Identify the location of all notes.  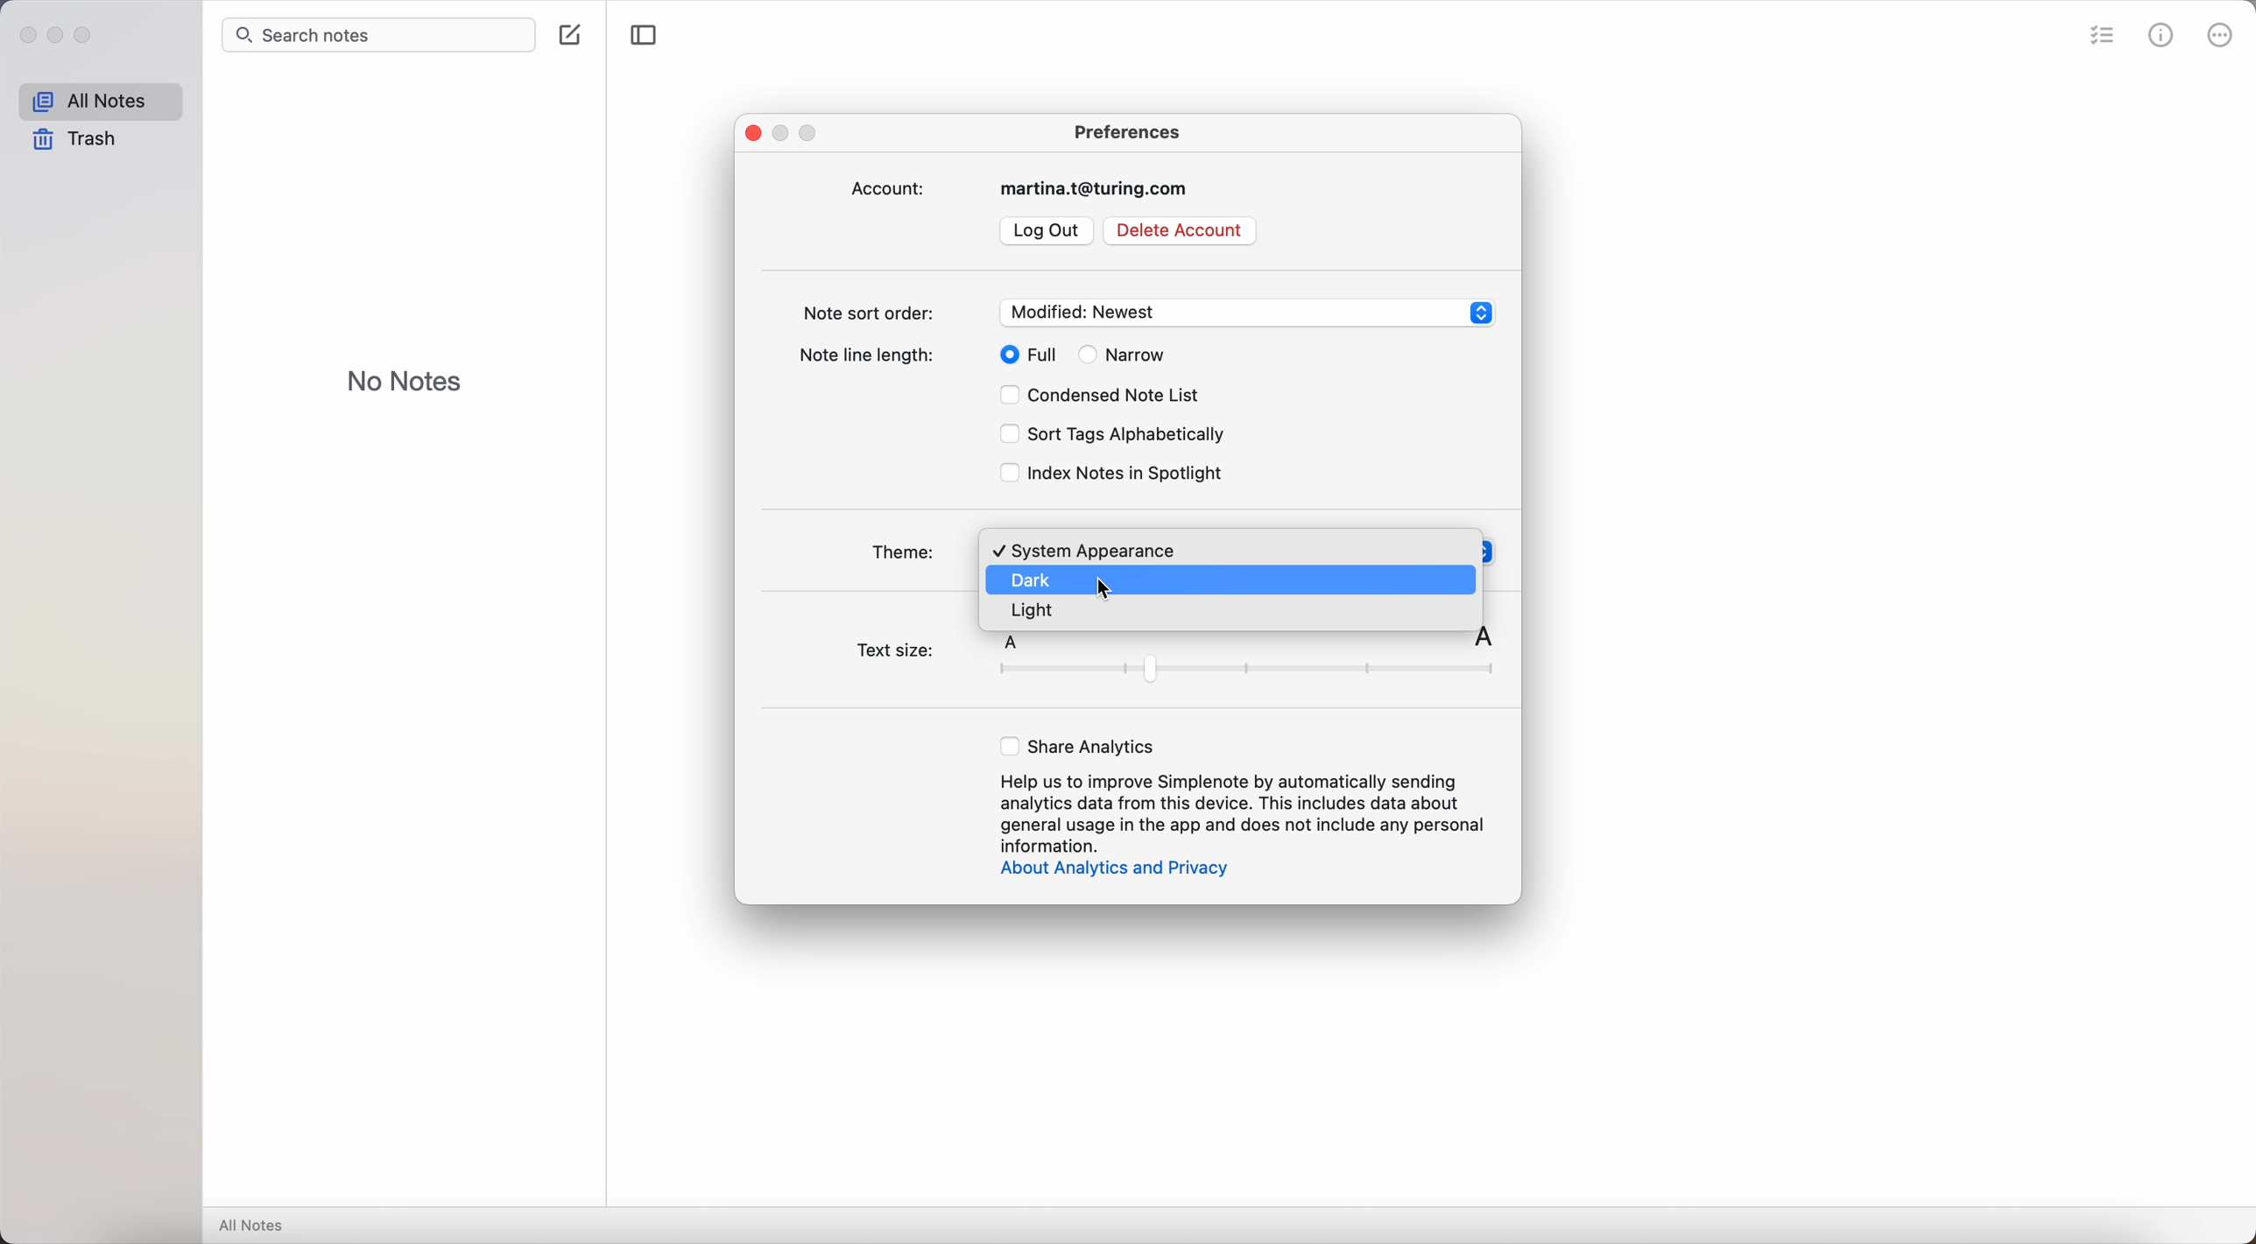
(102, 99).